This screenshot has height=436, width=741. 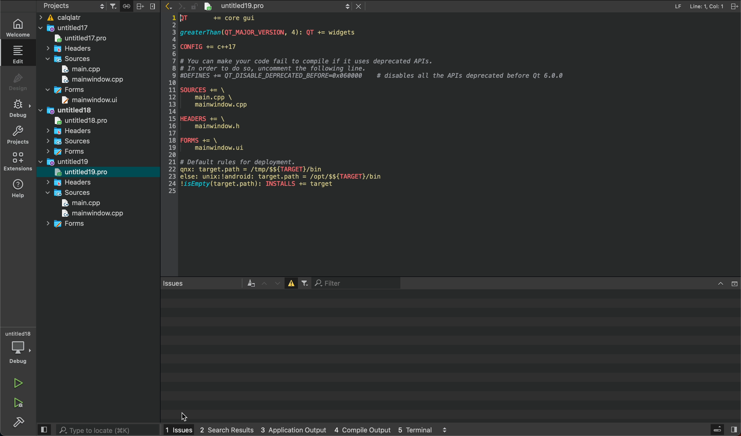 What do you see at coordinates (81, 122) in the screenshot?
I see `untitled18.pro` at bounding box center [81, 122].